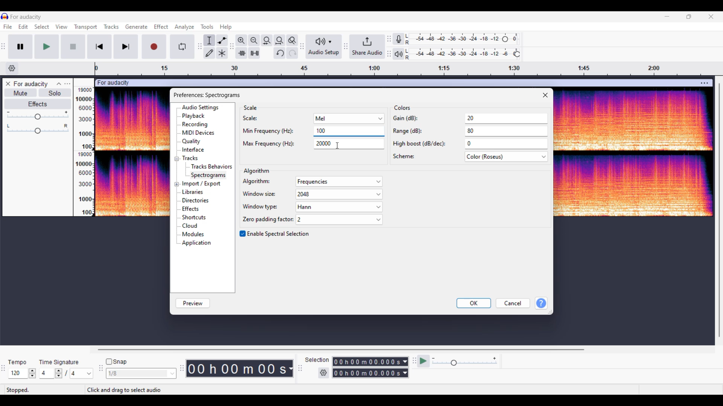 This screenshot has width=723, height=406. Describe the element at coordinates (312, 182) in the screenshot. I see `algorithm` at that location.